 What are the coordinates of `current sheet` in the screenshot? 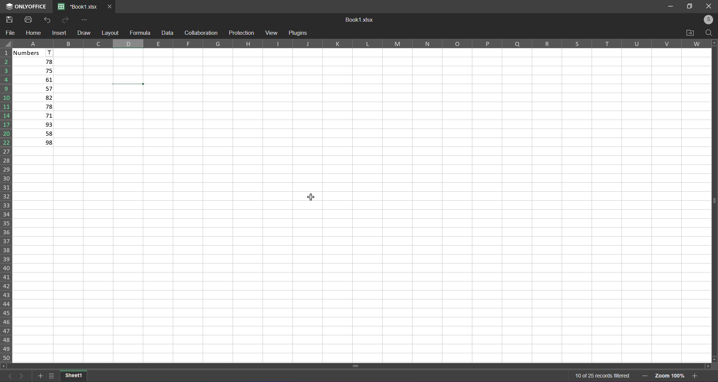 It's located at (74, 375).